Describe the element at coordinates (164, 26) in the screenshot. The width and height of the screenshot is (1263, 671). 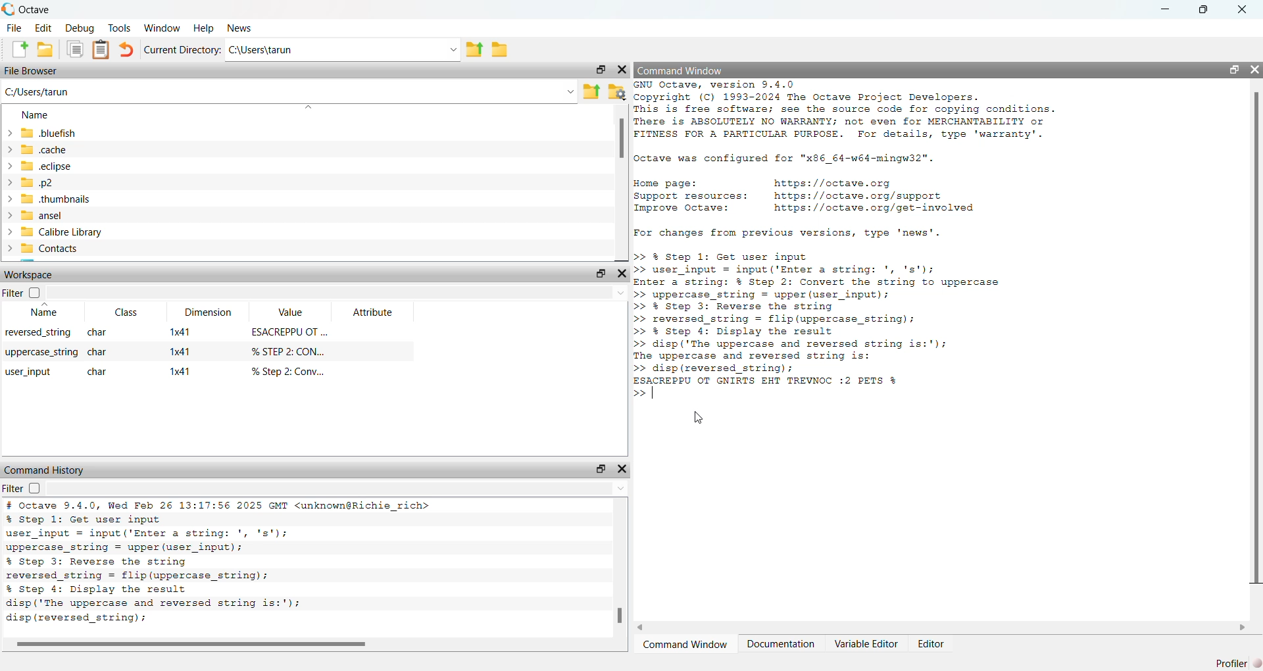
I see `window` at that location.